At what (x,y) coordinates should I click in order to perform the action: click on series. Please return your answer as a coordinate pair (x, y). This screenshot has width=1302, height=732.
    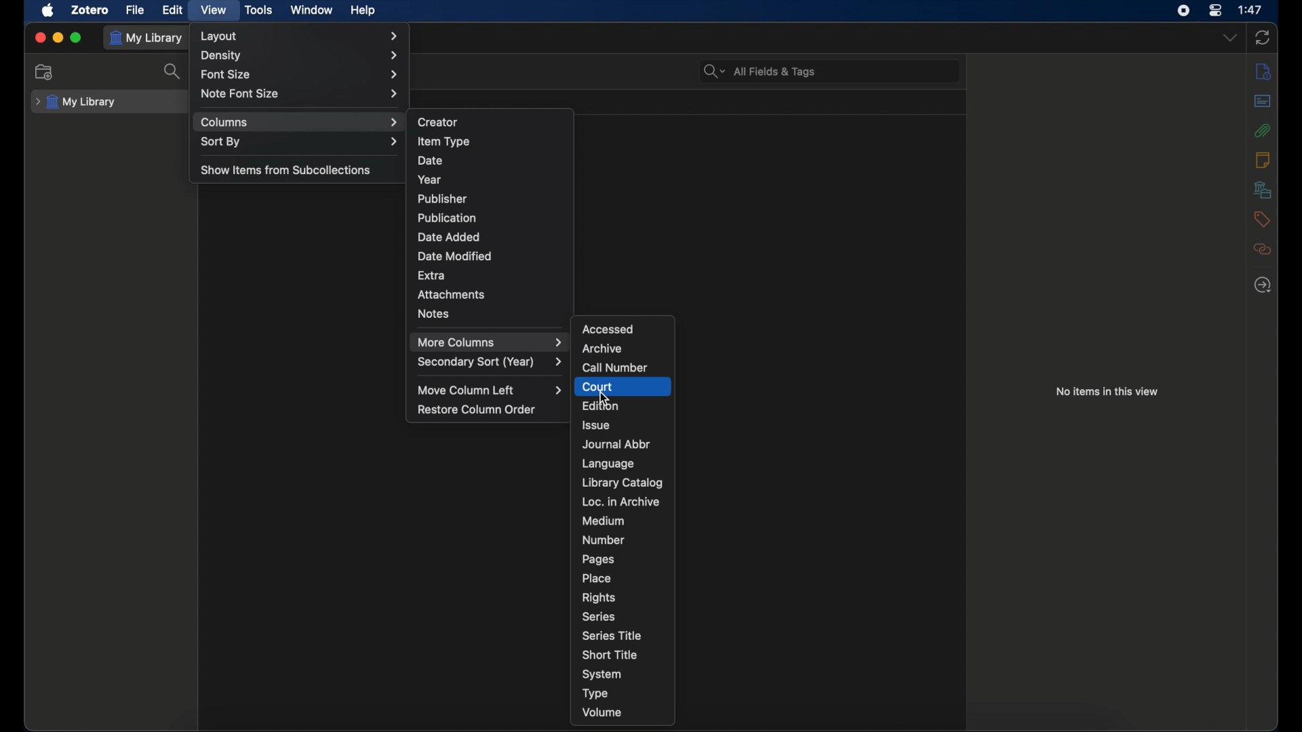
    Looking at the image, I should click on (599, 617).